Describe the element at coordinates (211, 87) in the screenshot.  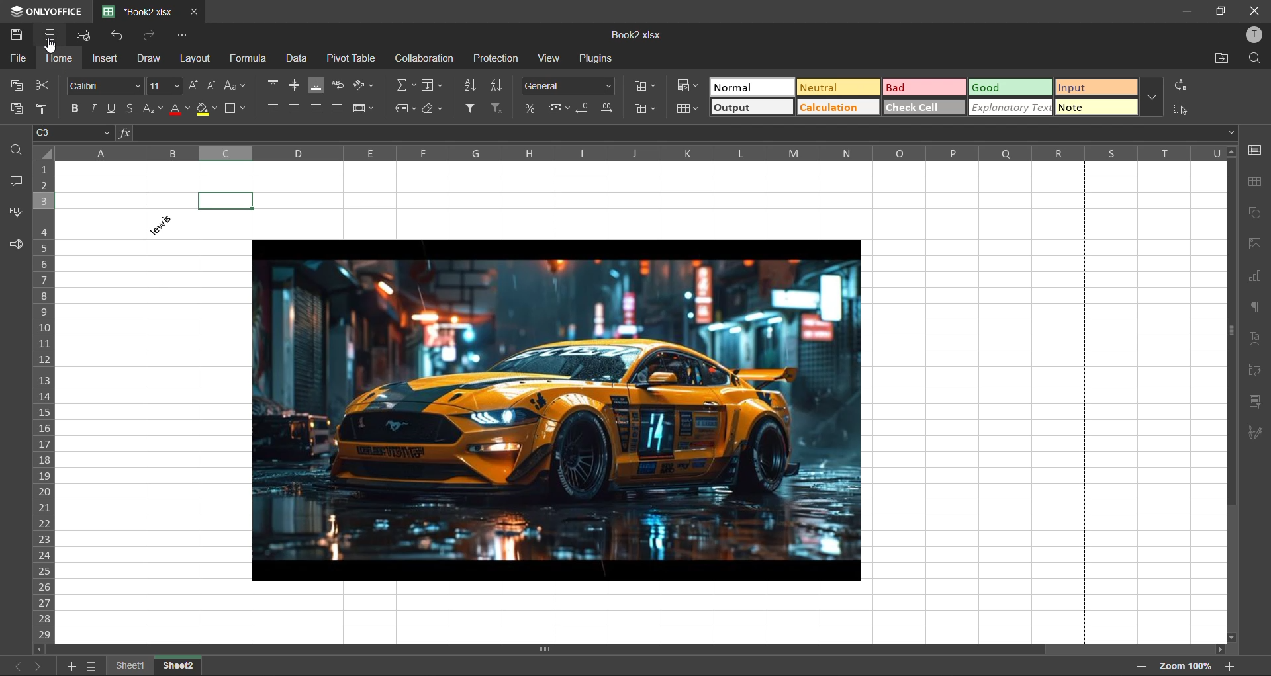
I see `decrement size` at that location.